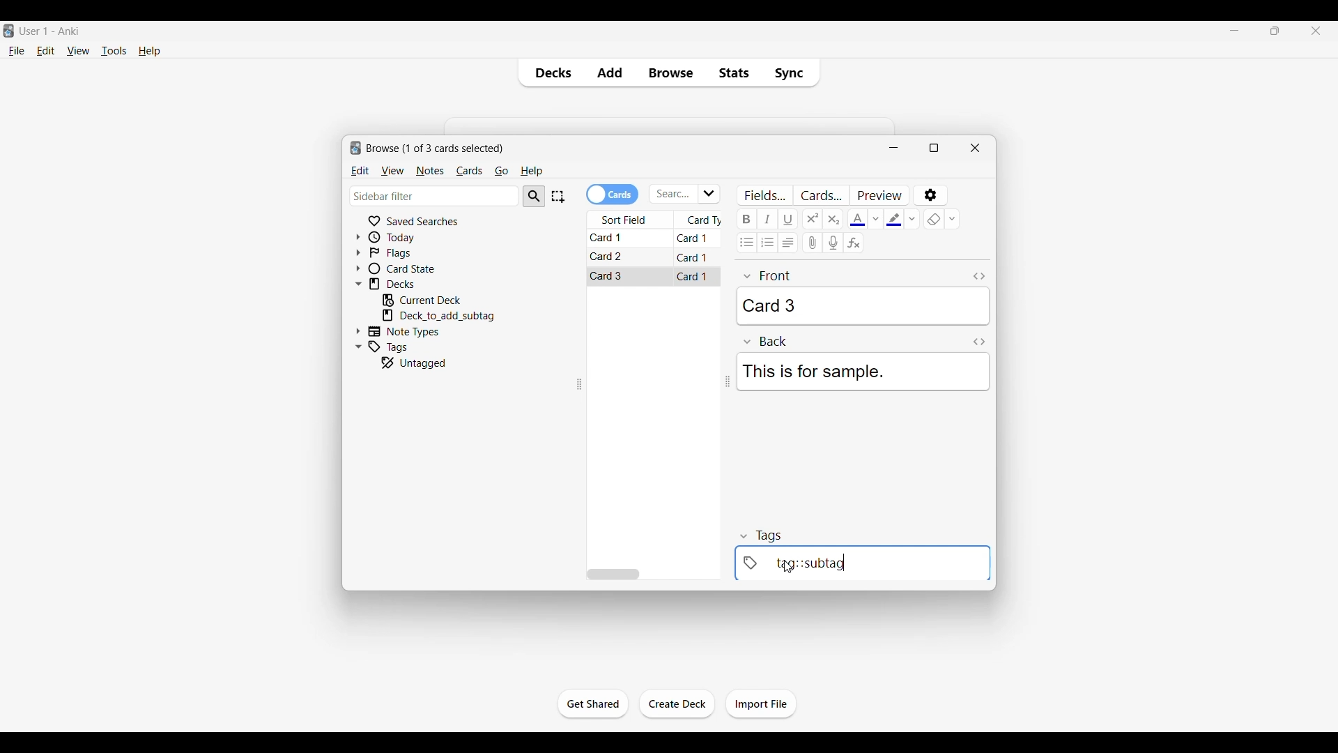  Describe the element at coordinates (609, 73) in the screenshot. I see `Add` at that location.